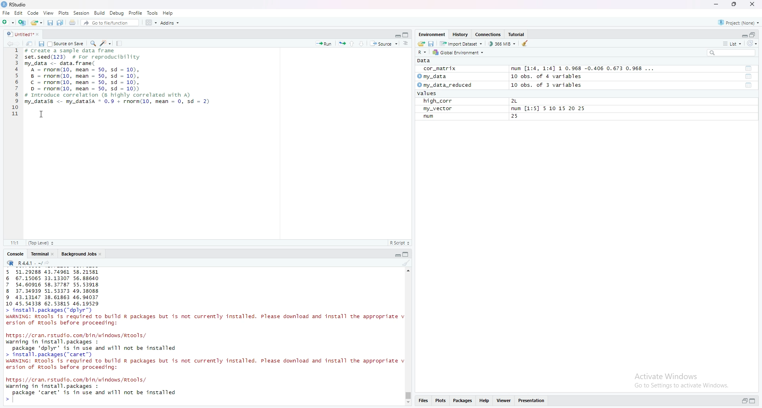 Image resolution: width=762 pixels, height=408 pixels. What do you see at coordinates (101, 254) in the screenshot?
I see `close` at bounding box center [101, 254].